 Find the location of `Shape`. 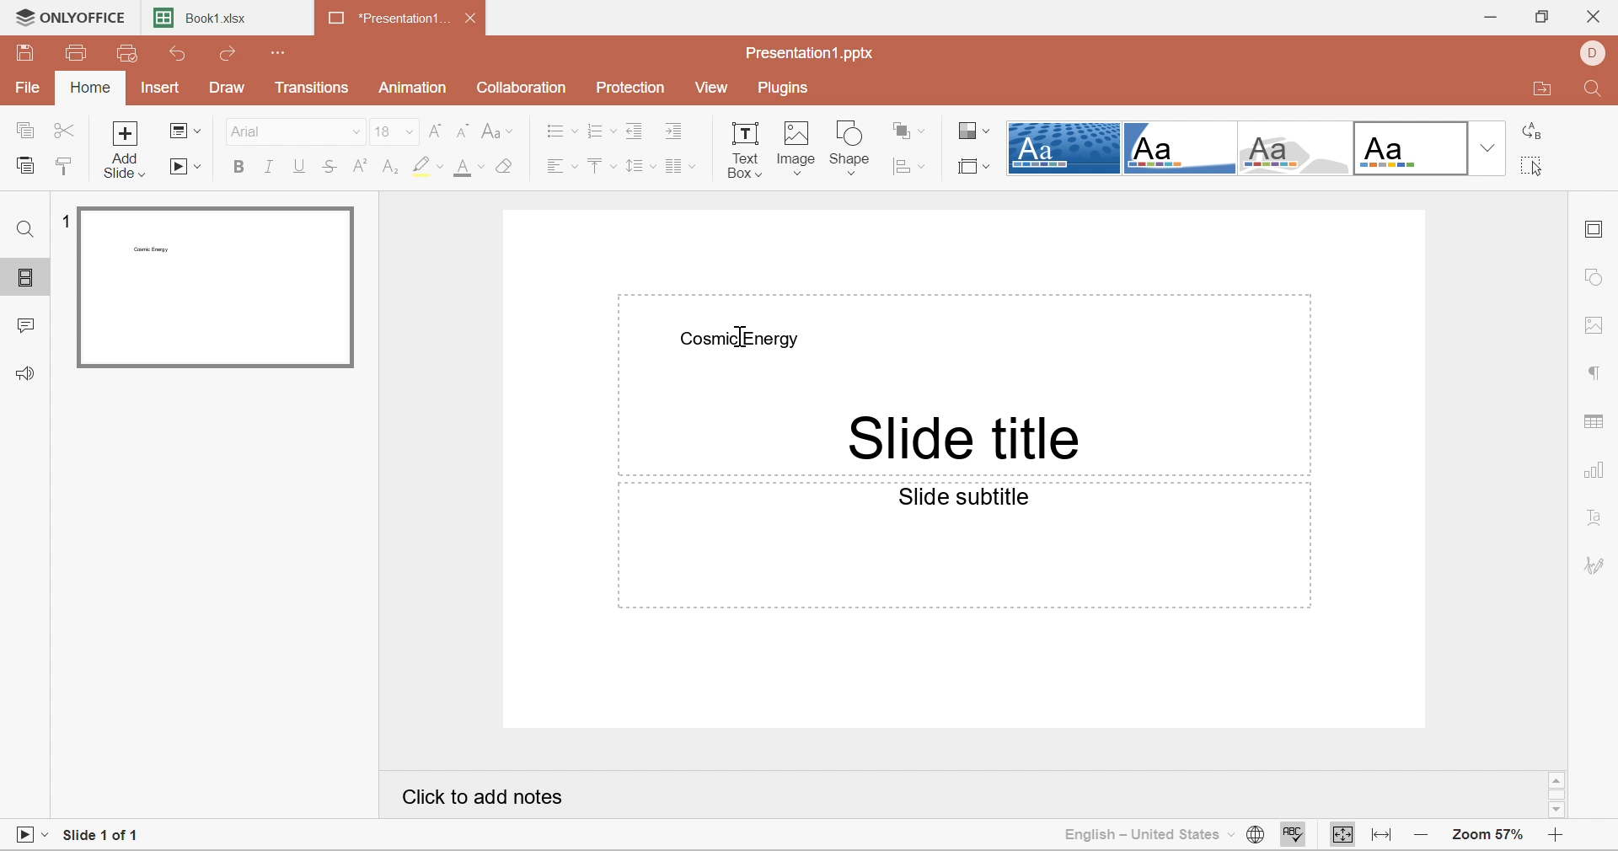

Shape is located at coordinates (850, 147).